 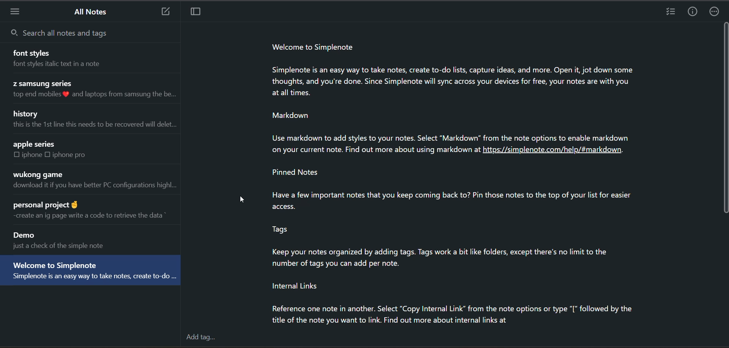 What do you see at coordinates (71, 247) in the screenshot?
I see `just a check of the simple note` at bounding box center [71, 247].